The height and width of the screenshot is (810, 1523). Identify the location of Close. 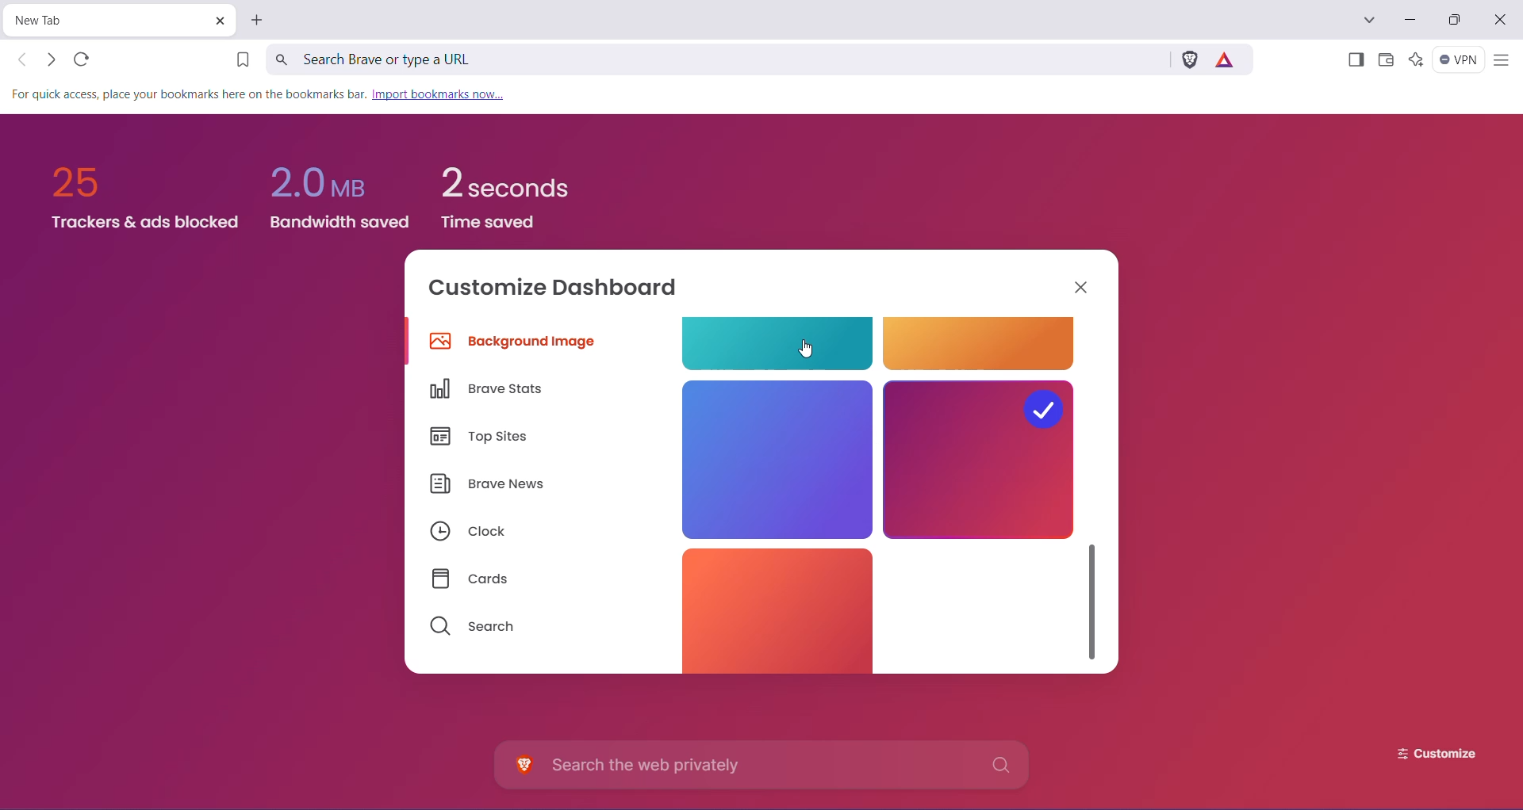
(1083, 286).